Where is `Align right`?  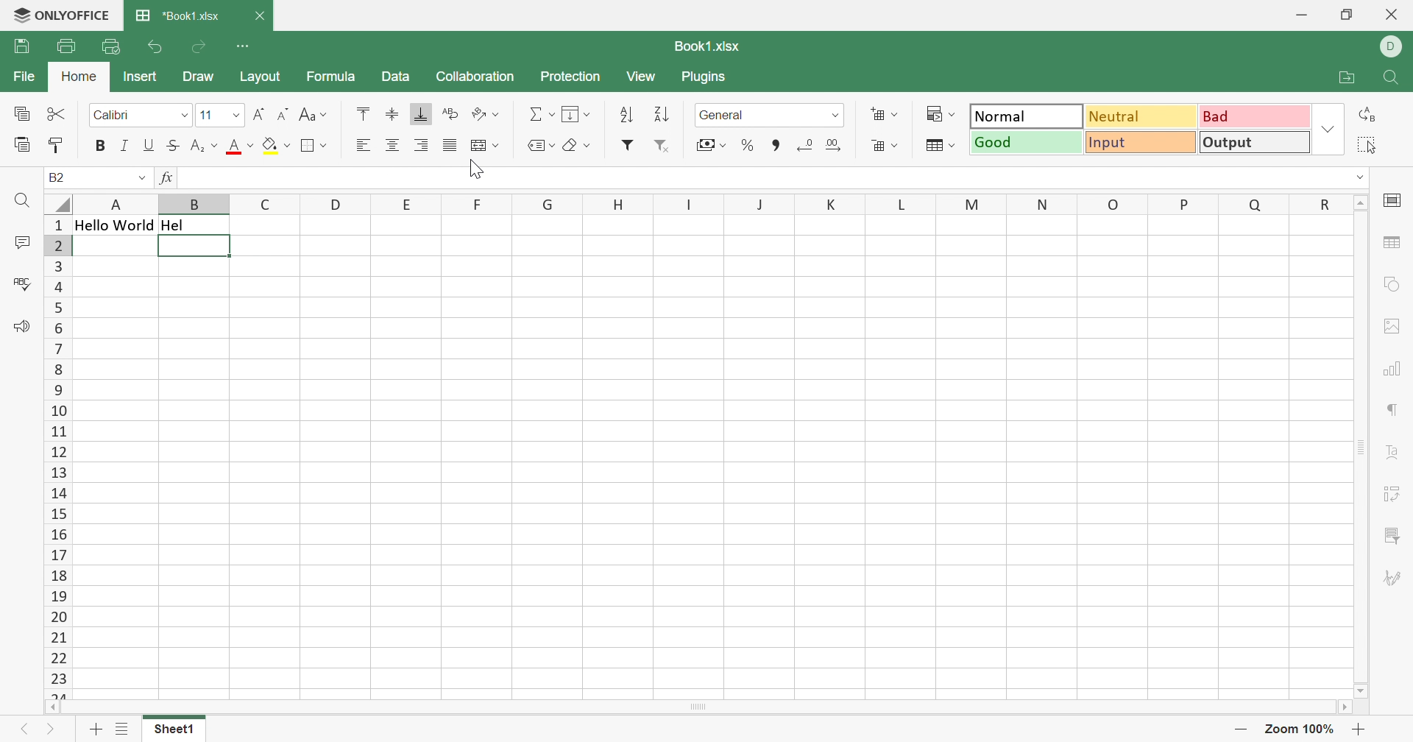 Align right is located at coordinates (422, 146).